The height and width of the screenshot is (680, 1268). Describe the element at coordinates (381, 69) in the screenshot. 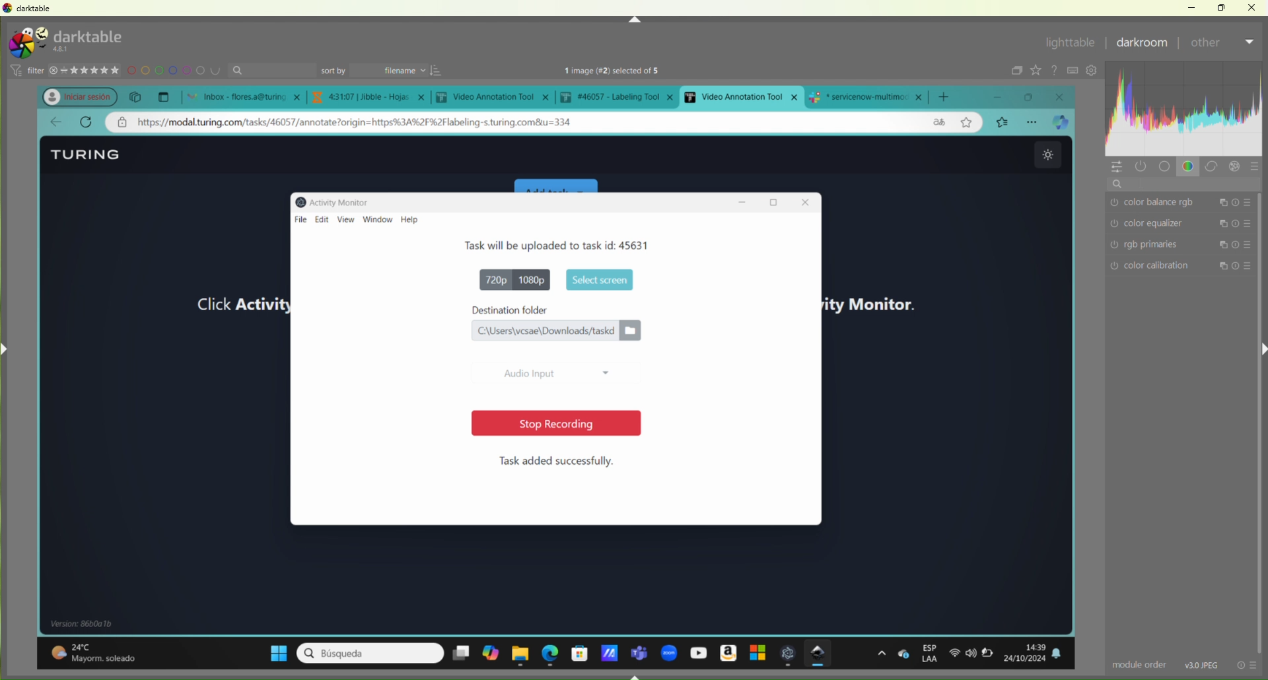

I see `sort by` at that location.